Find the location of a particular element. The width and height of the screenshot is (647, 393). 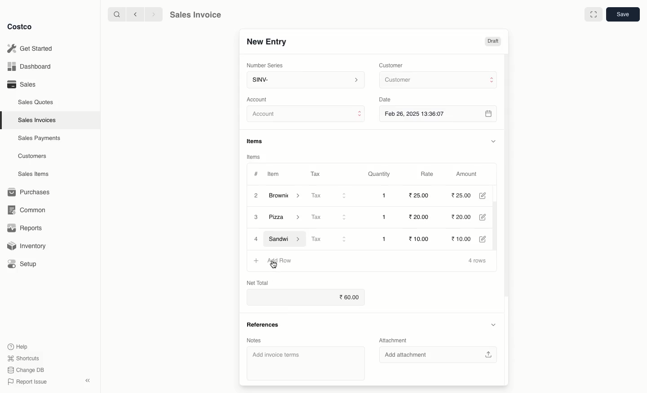

Costco is located at coordinates (22, 27).